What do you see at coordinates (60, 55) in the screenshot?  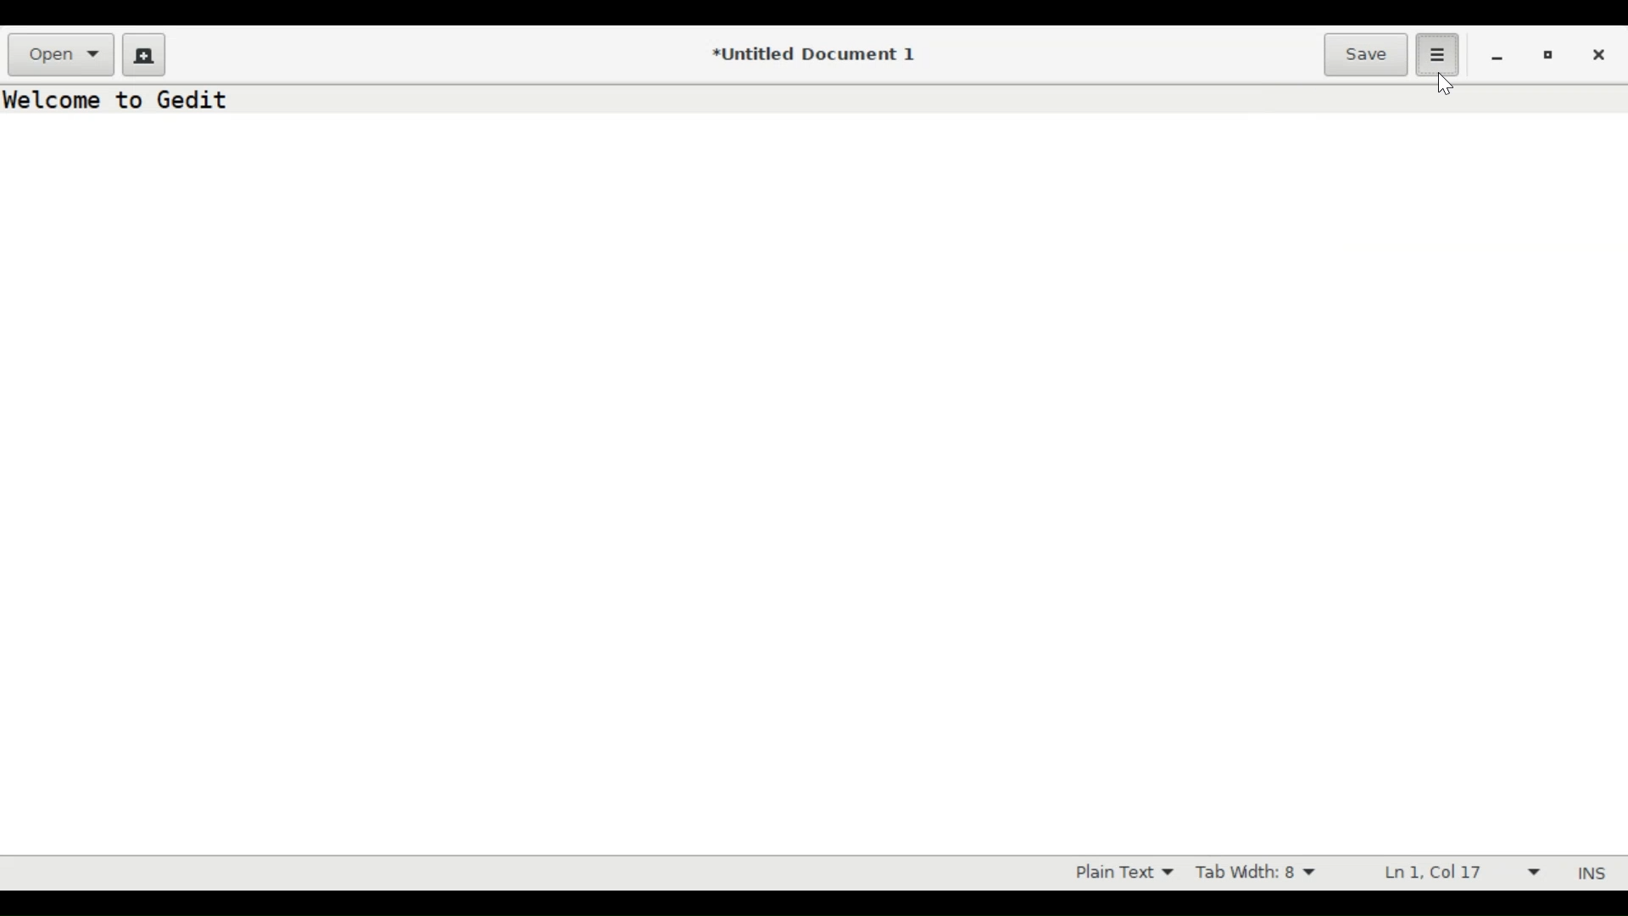 I see `Open` at bounding box center [60, 55].